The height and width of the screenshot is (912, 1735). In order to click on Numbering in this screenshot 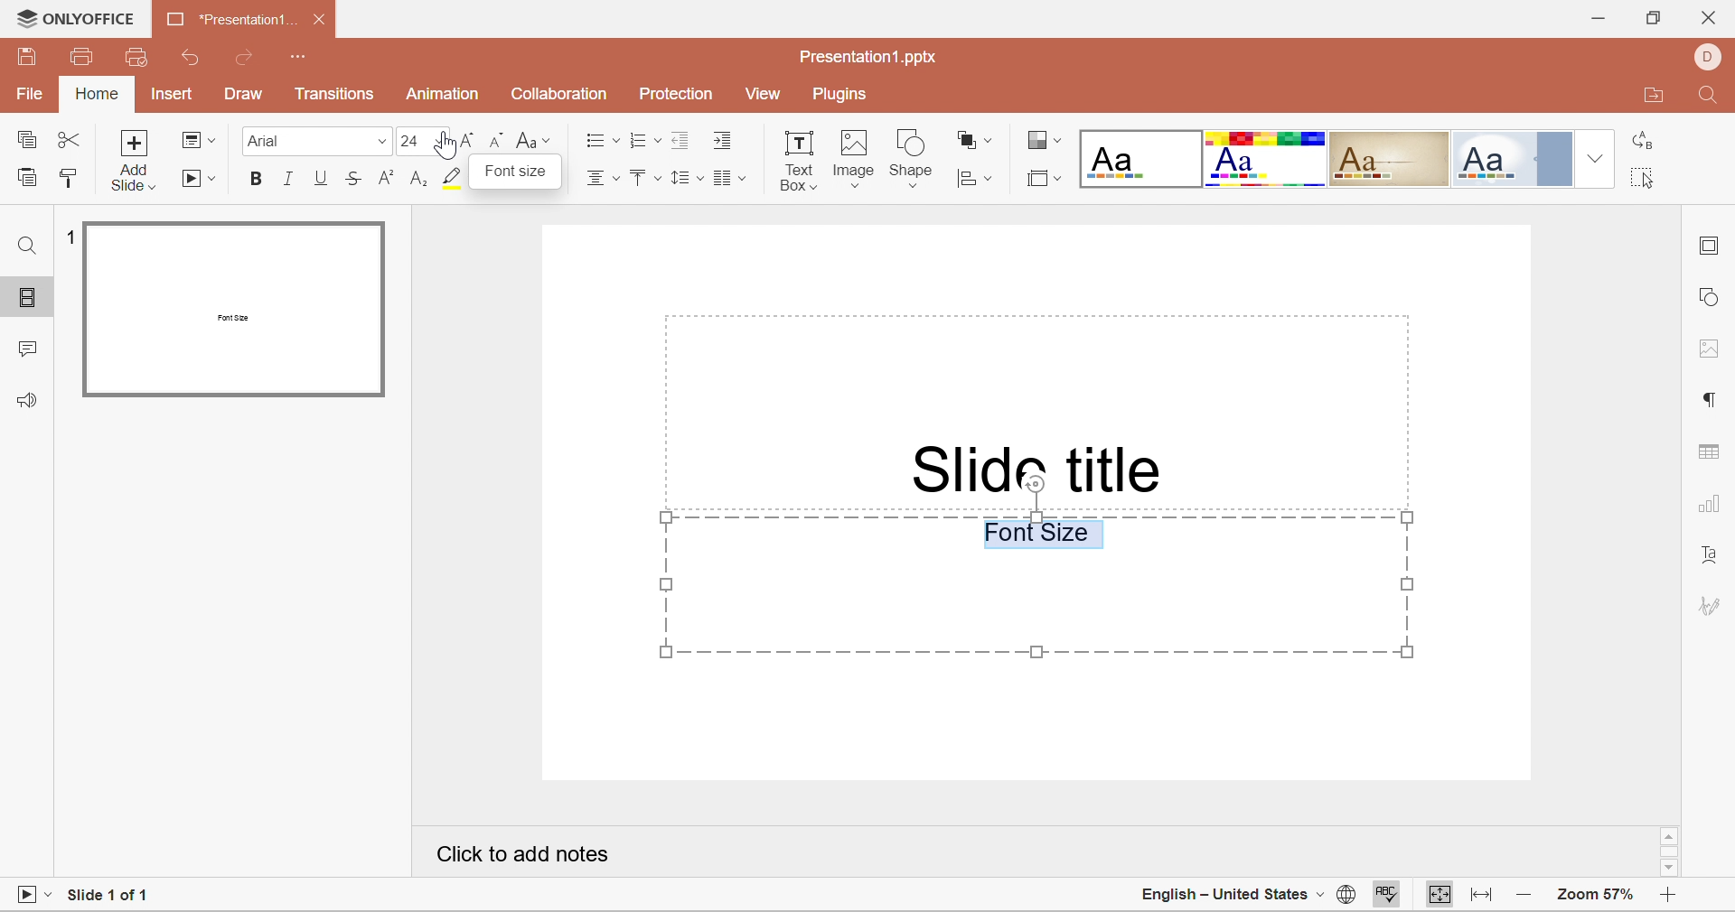, I will do `click(642, 140)`.